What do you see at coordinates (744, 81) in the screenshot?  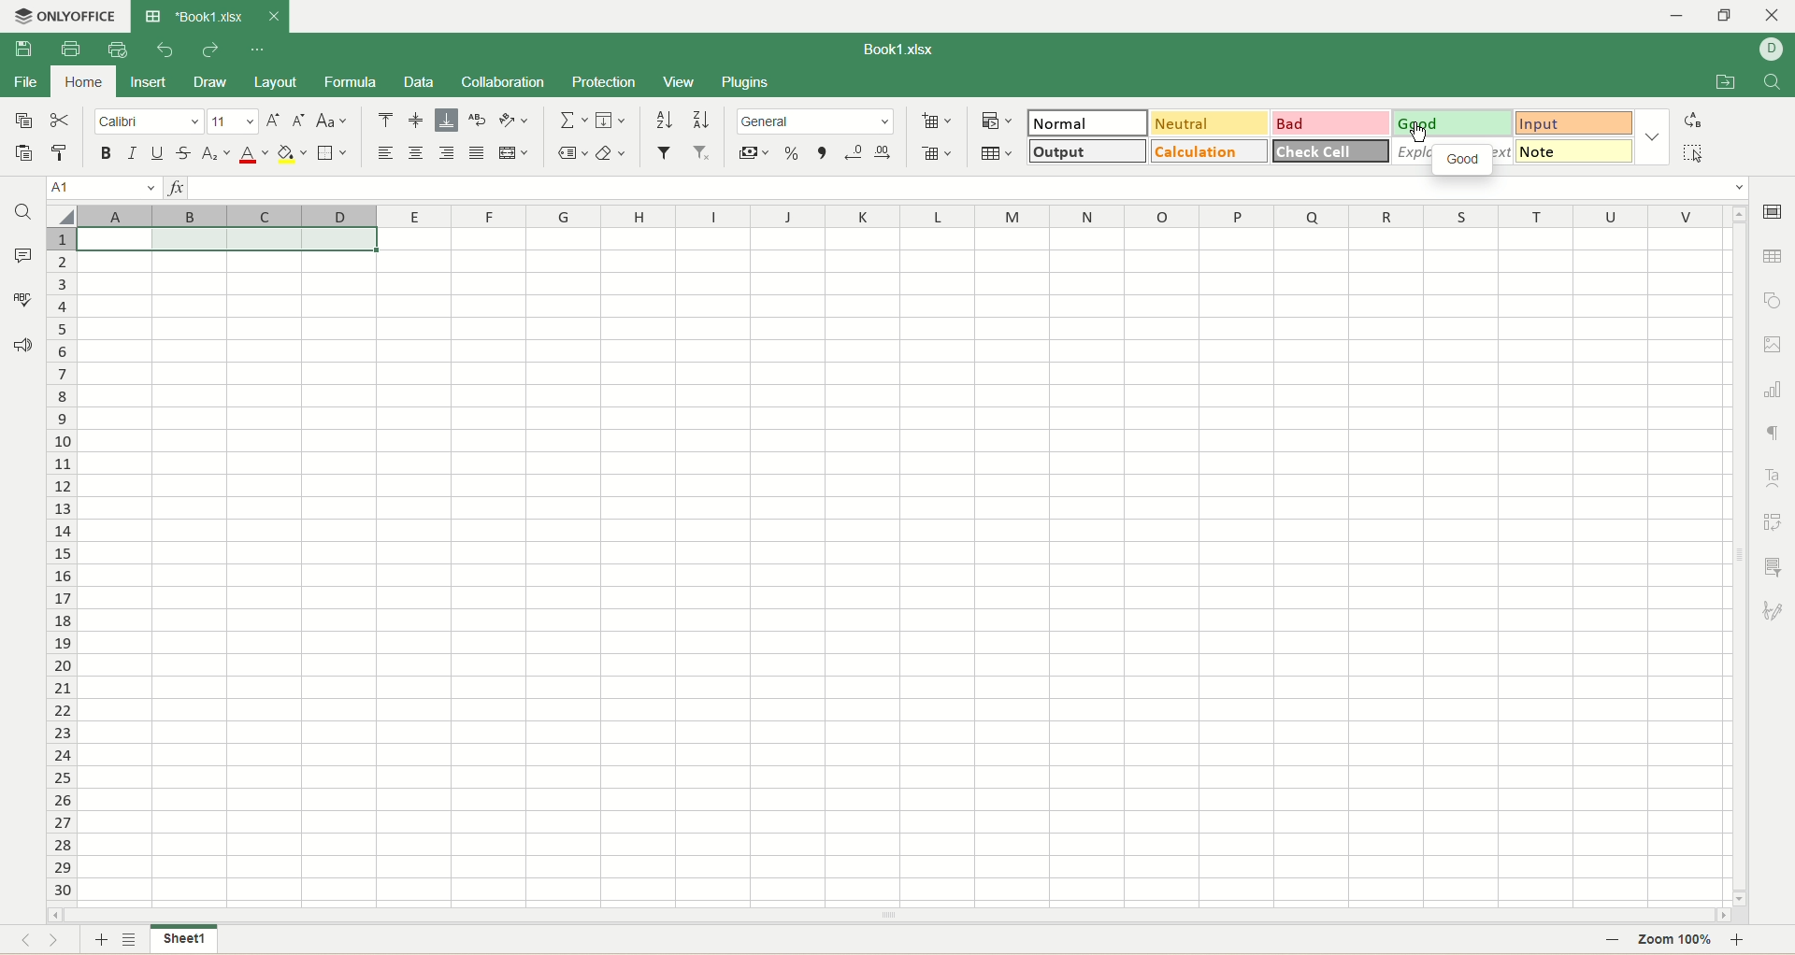 I see `plugins` at bounding box center [744, 81].